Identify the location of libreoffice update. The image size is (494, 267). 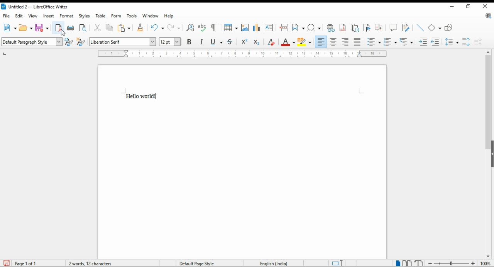
(487, 16).